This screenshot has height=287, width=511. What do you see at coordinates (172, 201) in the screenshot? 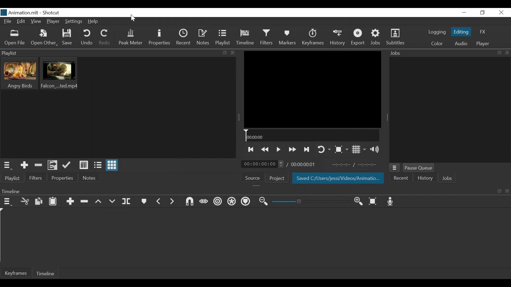
I see `Next Marker` at bounding box center [172, 201].